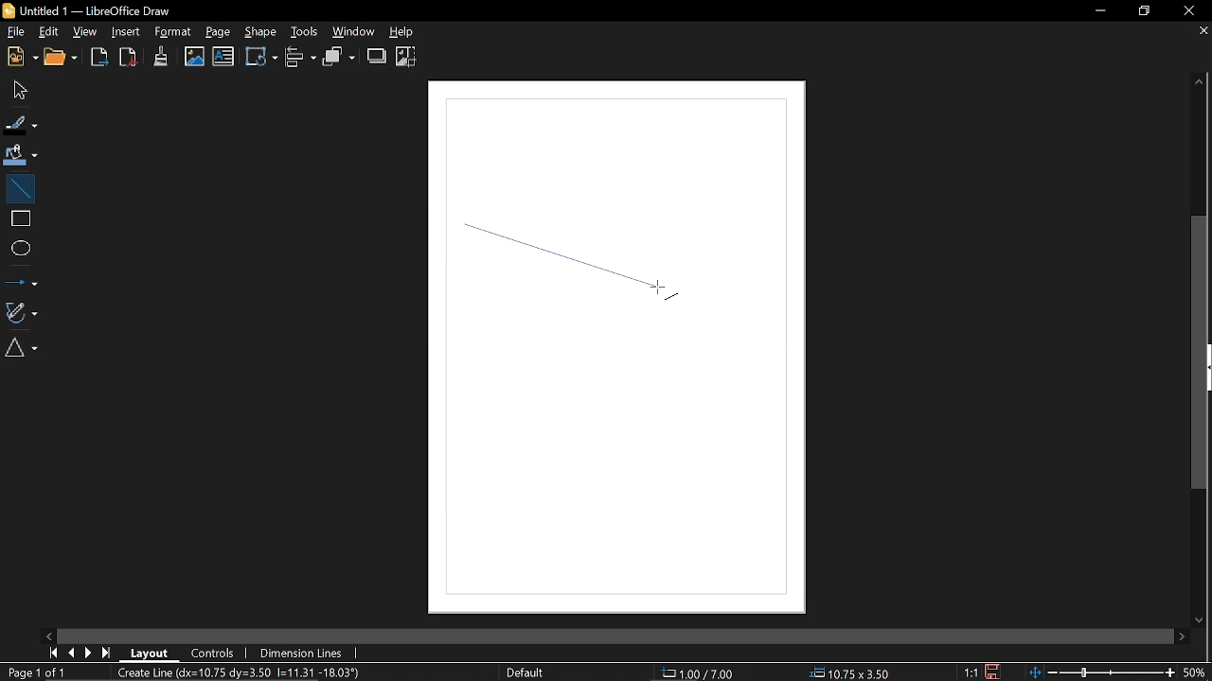 The width and height of the screenshot is (1212, 681). What do you see at coordinates (1204, 83) in the screenshot?
I see `Move up` at bounding box center [1204, 83].